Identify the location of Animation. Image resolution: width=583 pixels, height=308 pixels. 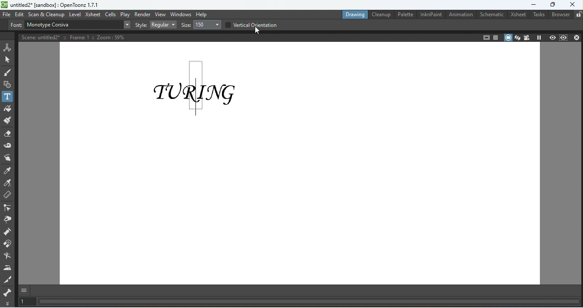
(461, 15).